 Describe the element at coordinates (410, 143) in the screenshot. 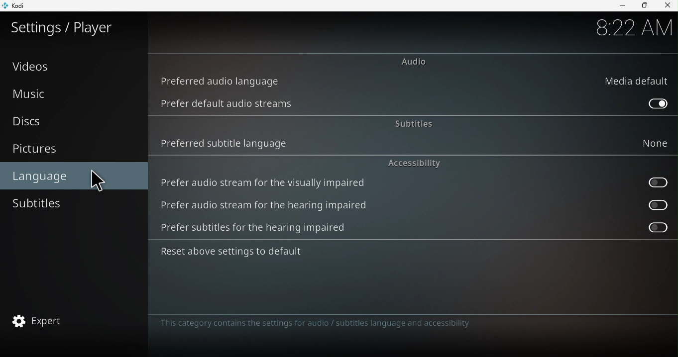

I see `Preferred subtitle language : None` at that location.